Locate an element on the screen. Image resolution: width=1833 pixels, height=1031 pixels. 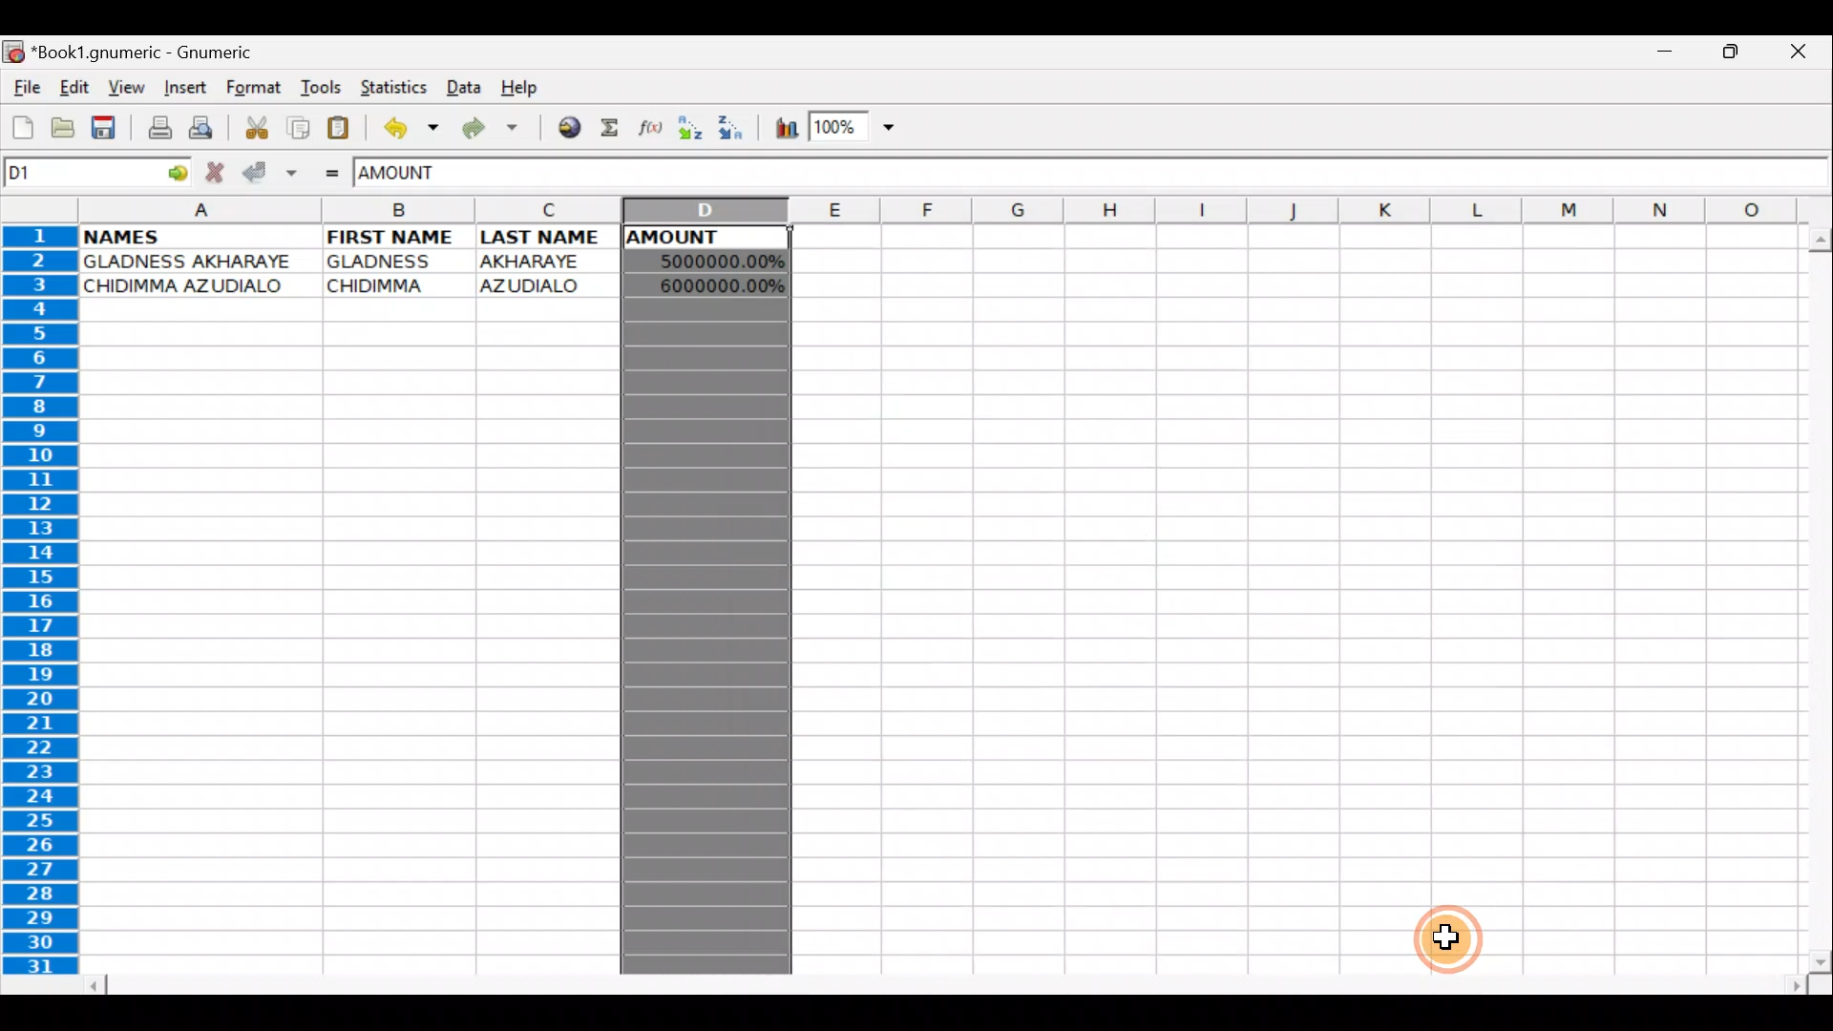
Open a file is located at coordinates (58, 131).